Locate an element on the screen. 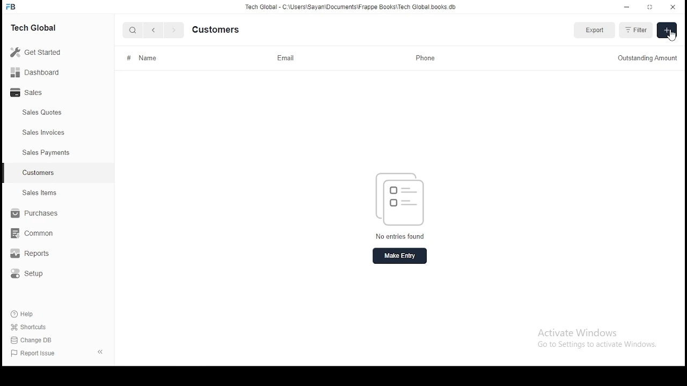 The height and width of the screenshot is (386, 687). # is located at coordinates (129, 57).